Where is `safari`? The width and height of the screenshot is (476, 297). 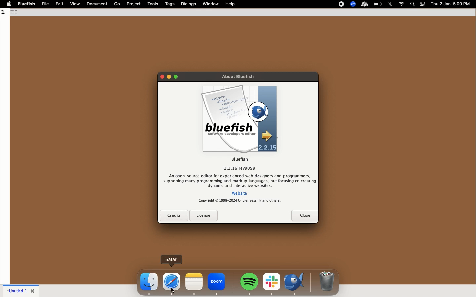
safari is located at coordinates (172, 258).